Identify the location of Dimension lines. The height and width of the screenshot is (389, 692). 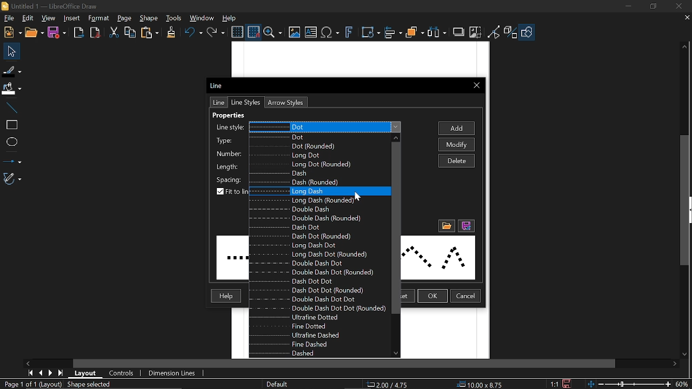
(172, 373).